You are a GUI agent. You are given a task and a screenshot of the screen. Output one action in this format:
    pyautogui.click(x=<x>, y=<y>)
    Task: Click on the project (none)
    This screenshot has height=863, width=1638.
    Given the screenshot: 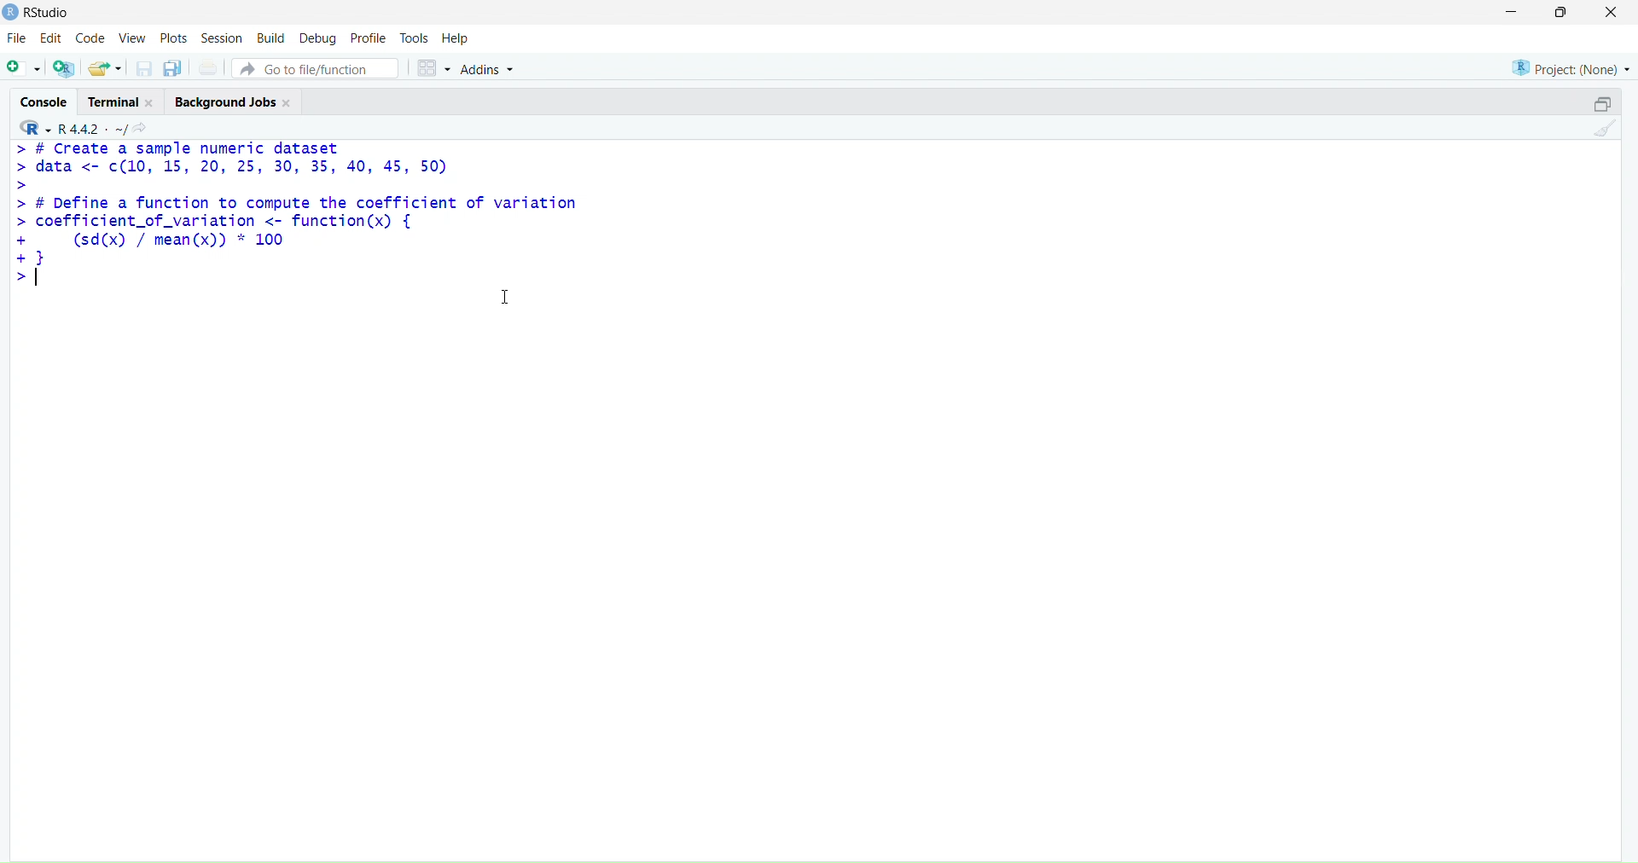 What is the action you would take?
    pyautogui.click(x=1571, y=68)
    